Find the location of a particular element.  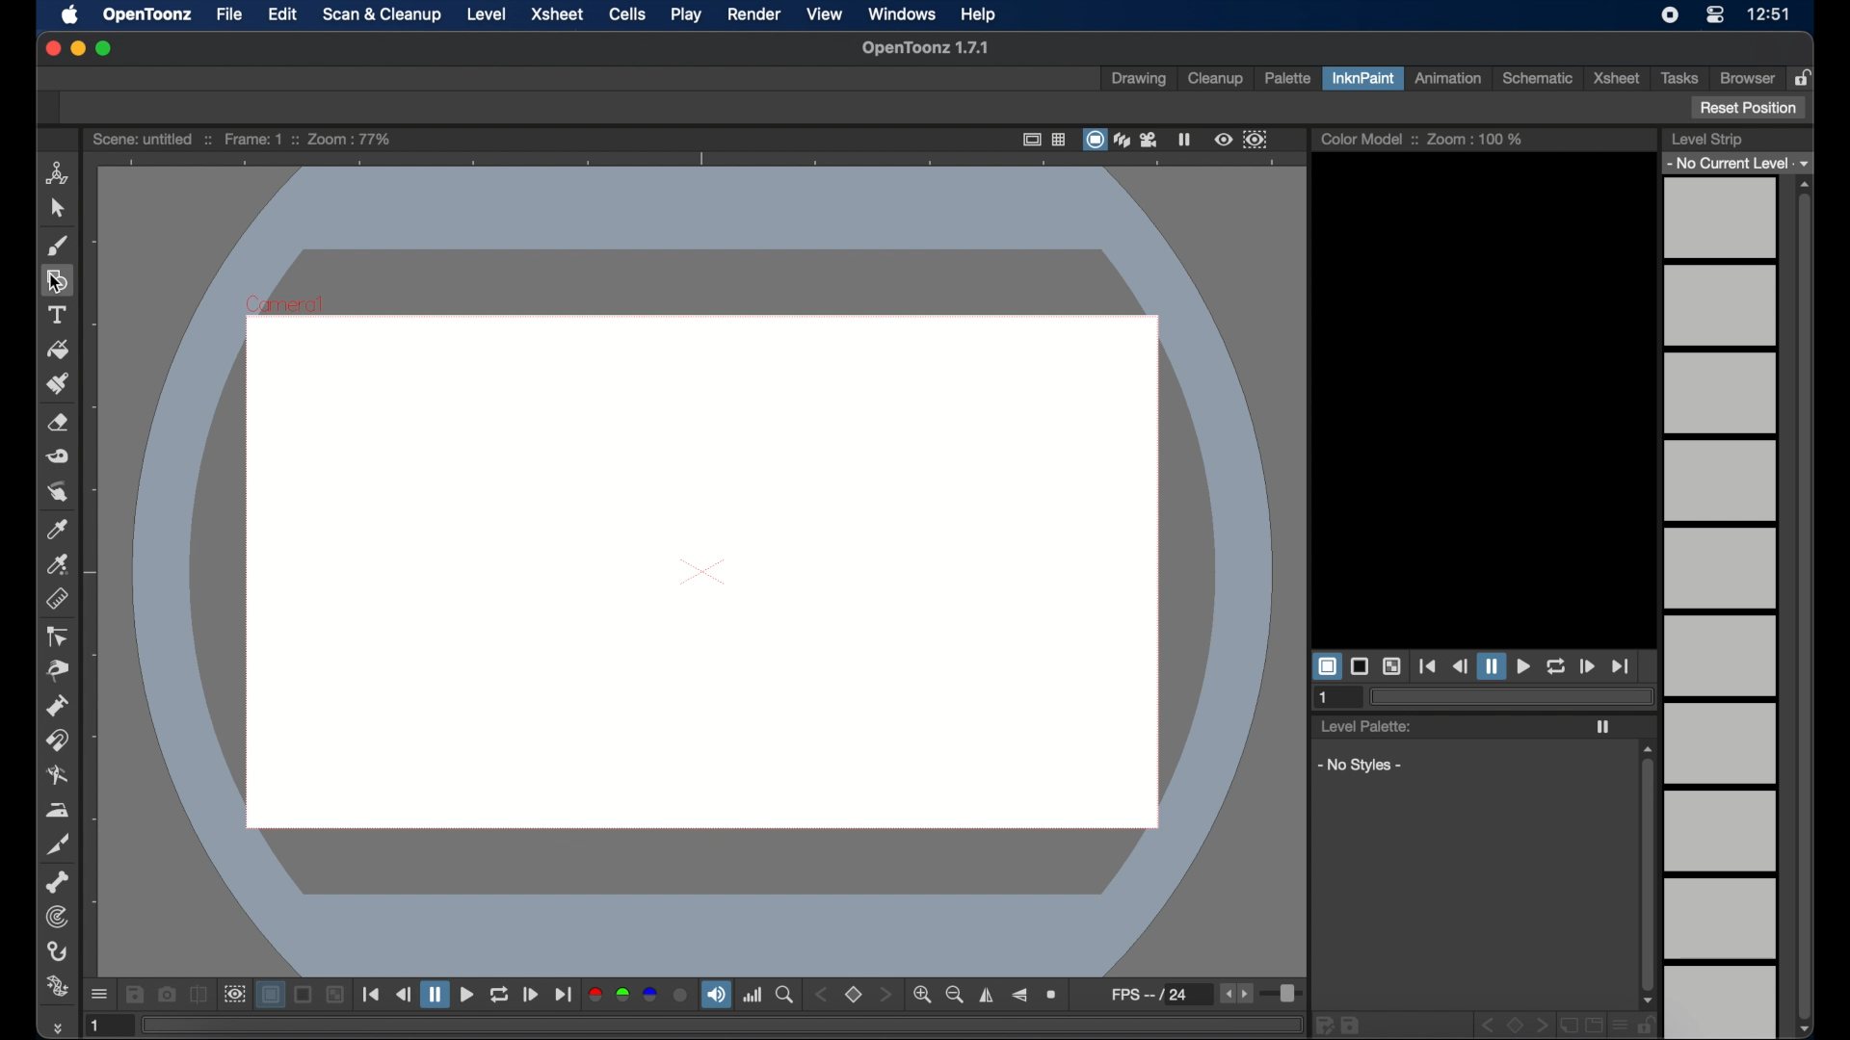

color model is located at coordinates (1368, 138).